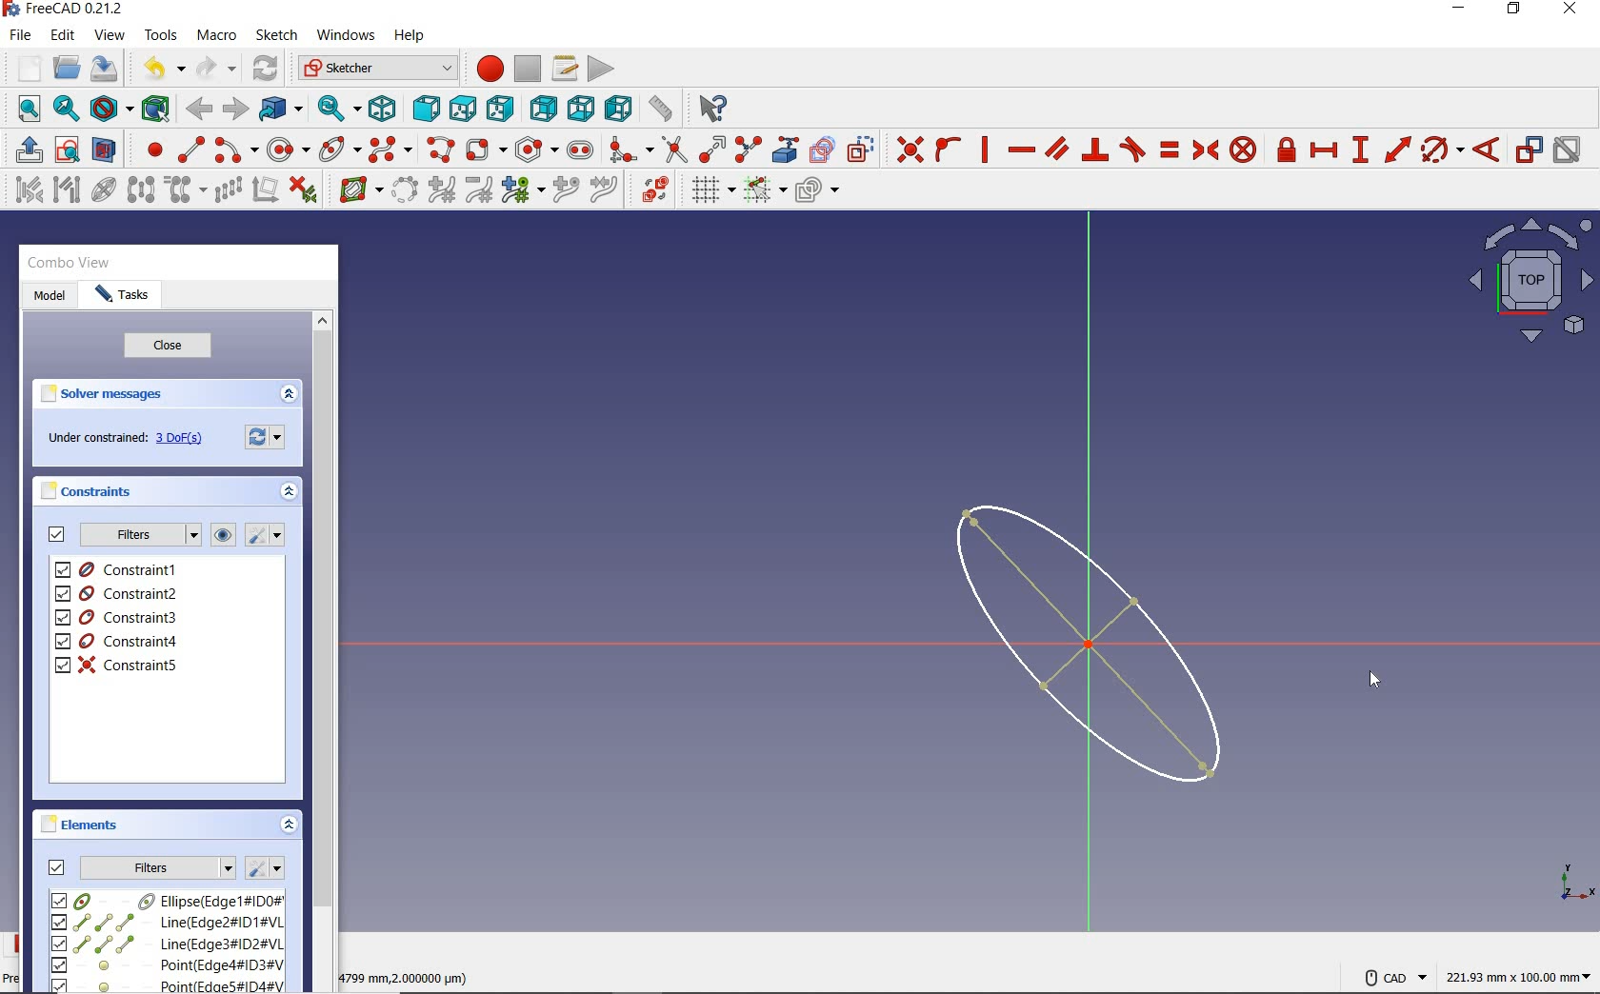 The image size is (1600, 994). Describe the element at coordinates (117, 665) in the screenshot. I see `constraint5` at that location.